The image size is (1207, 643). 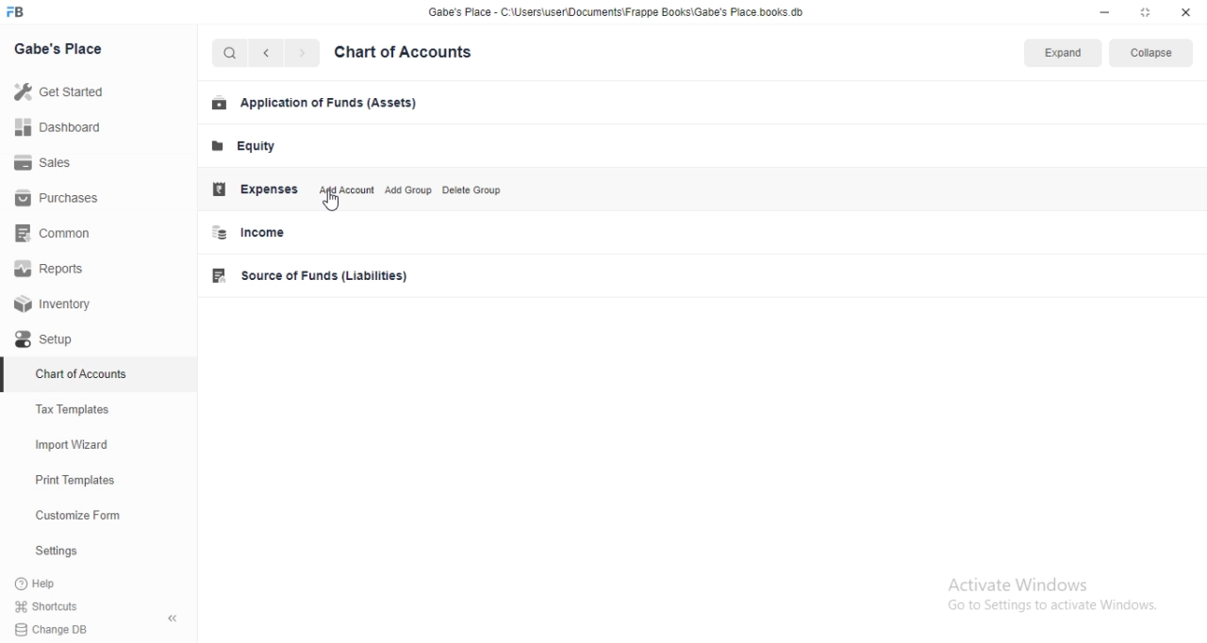 What do you see at coordinates (271, 56) in the screenshot?
I see `back` at bounding box center [271, 56].